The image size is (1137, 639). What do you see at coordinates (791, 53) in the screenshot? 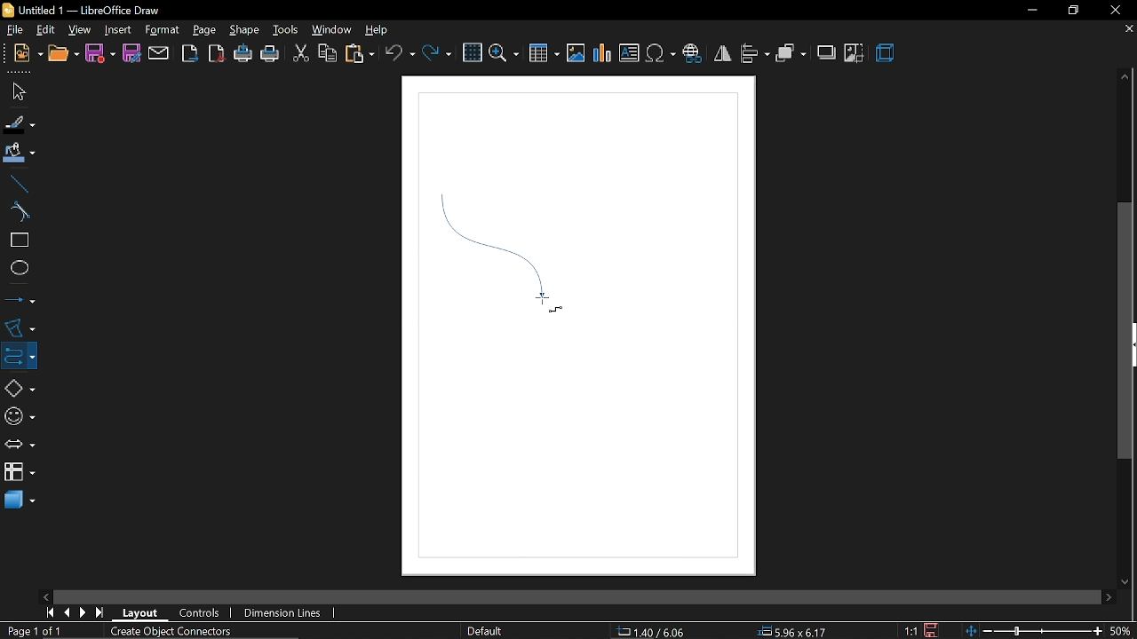
I see `arrange` at bounding box center [791, 53].